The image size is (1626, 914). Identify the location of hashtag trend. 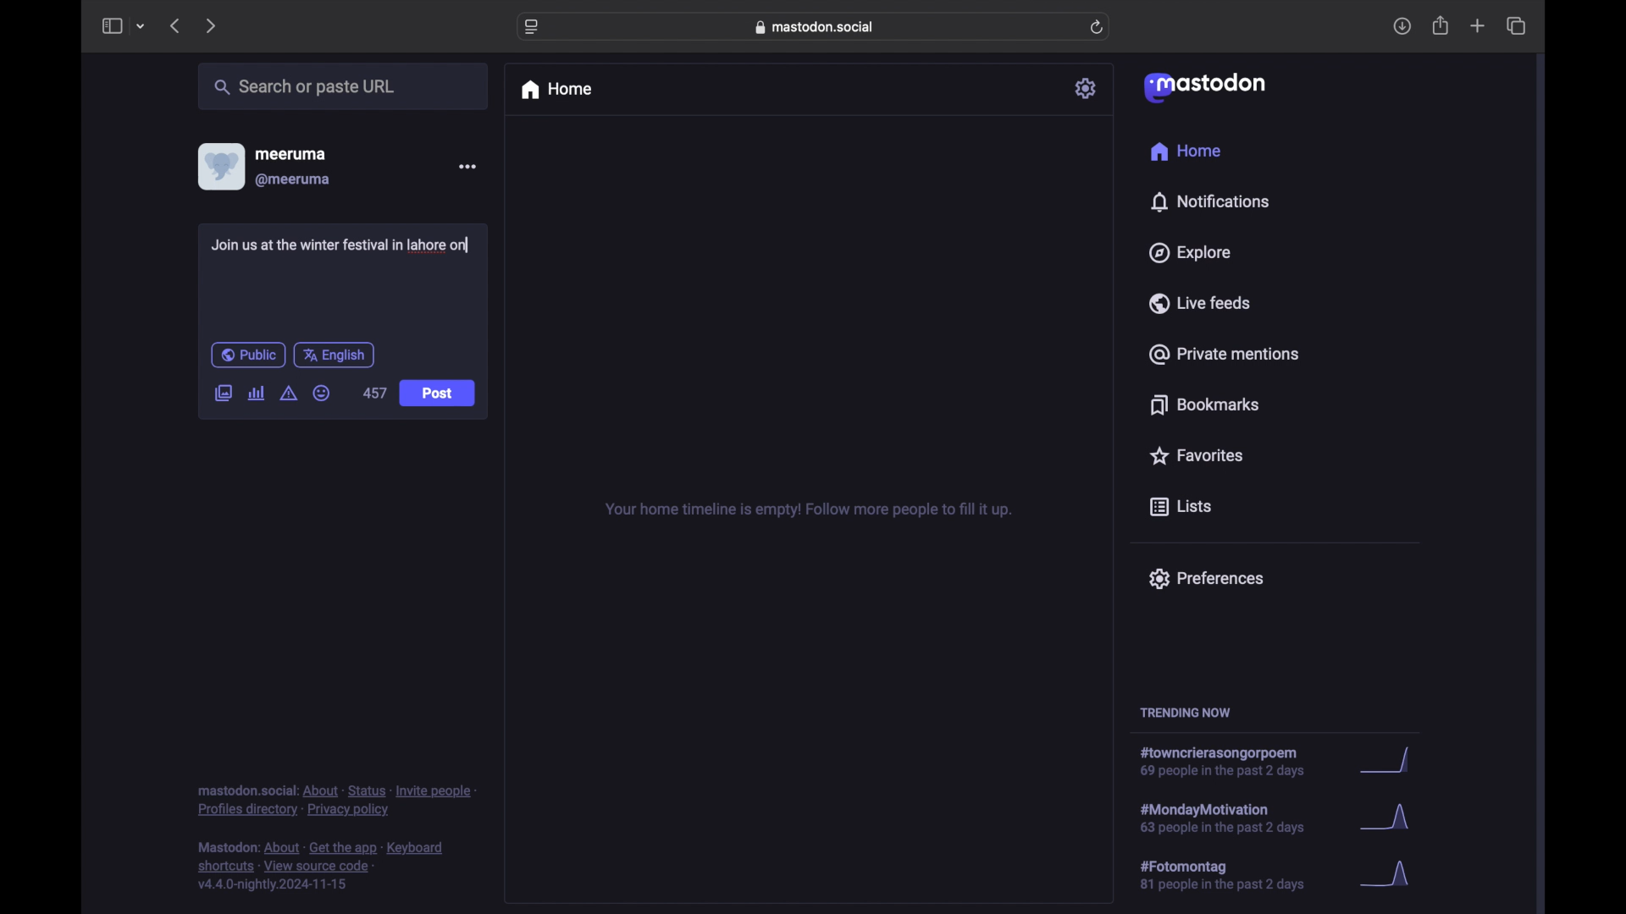
(1234, 876).